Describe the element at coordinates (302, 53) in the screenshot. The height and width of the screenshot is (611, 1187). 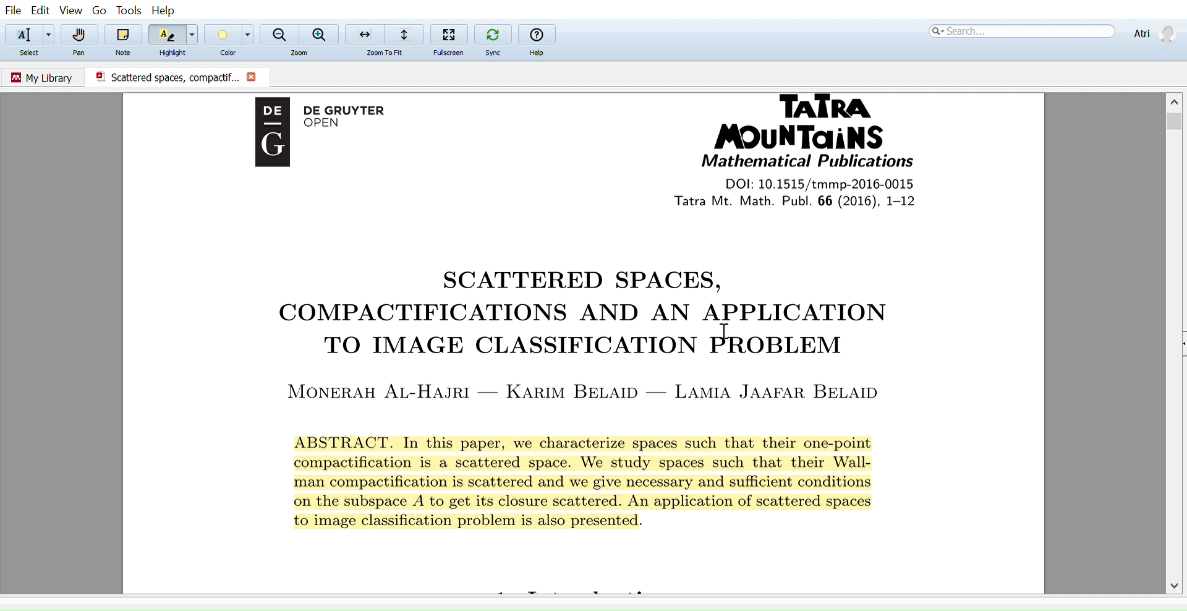
I see `Zoom` at that location.